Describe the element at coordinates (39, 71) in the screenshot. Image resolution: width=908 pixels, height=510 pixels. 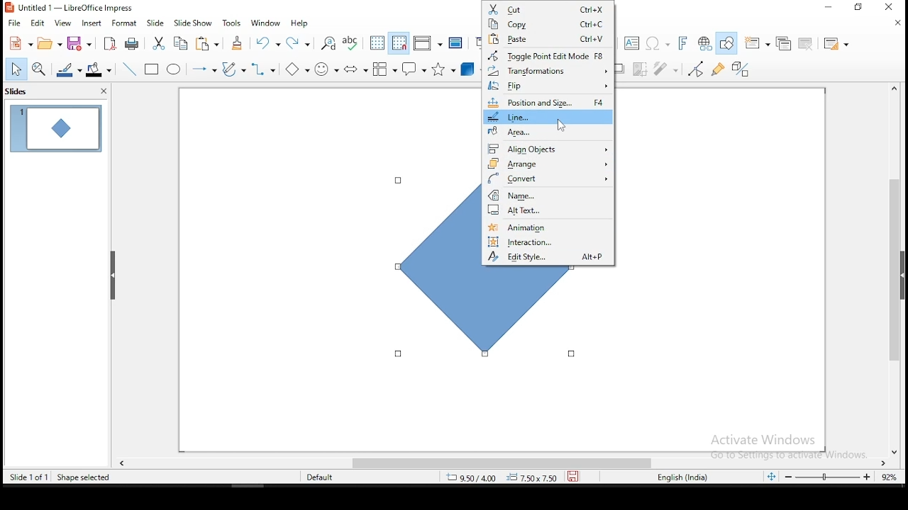
I see `zoom and pan` at that location.